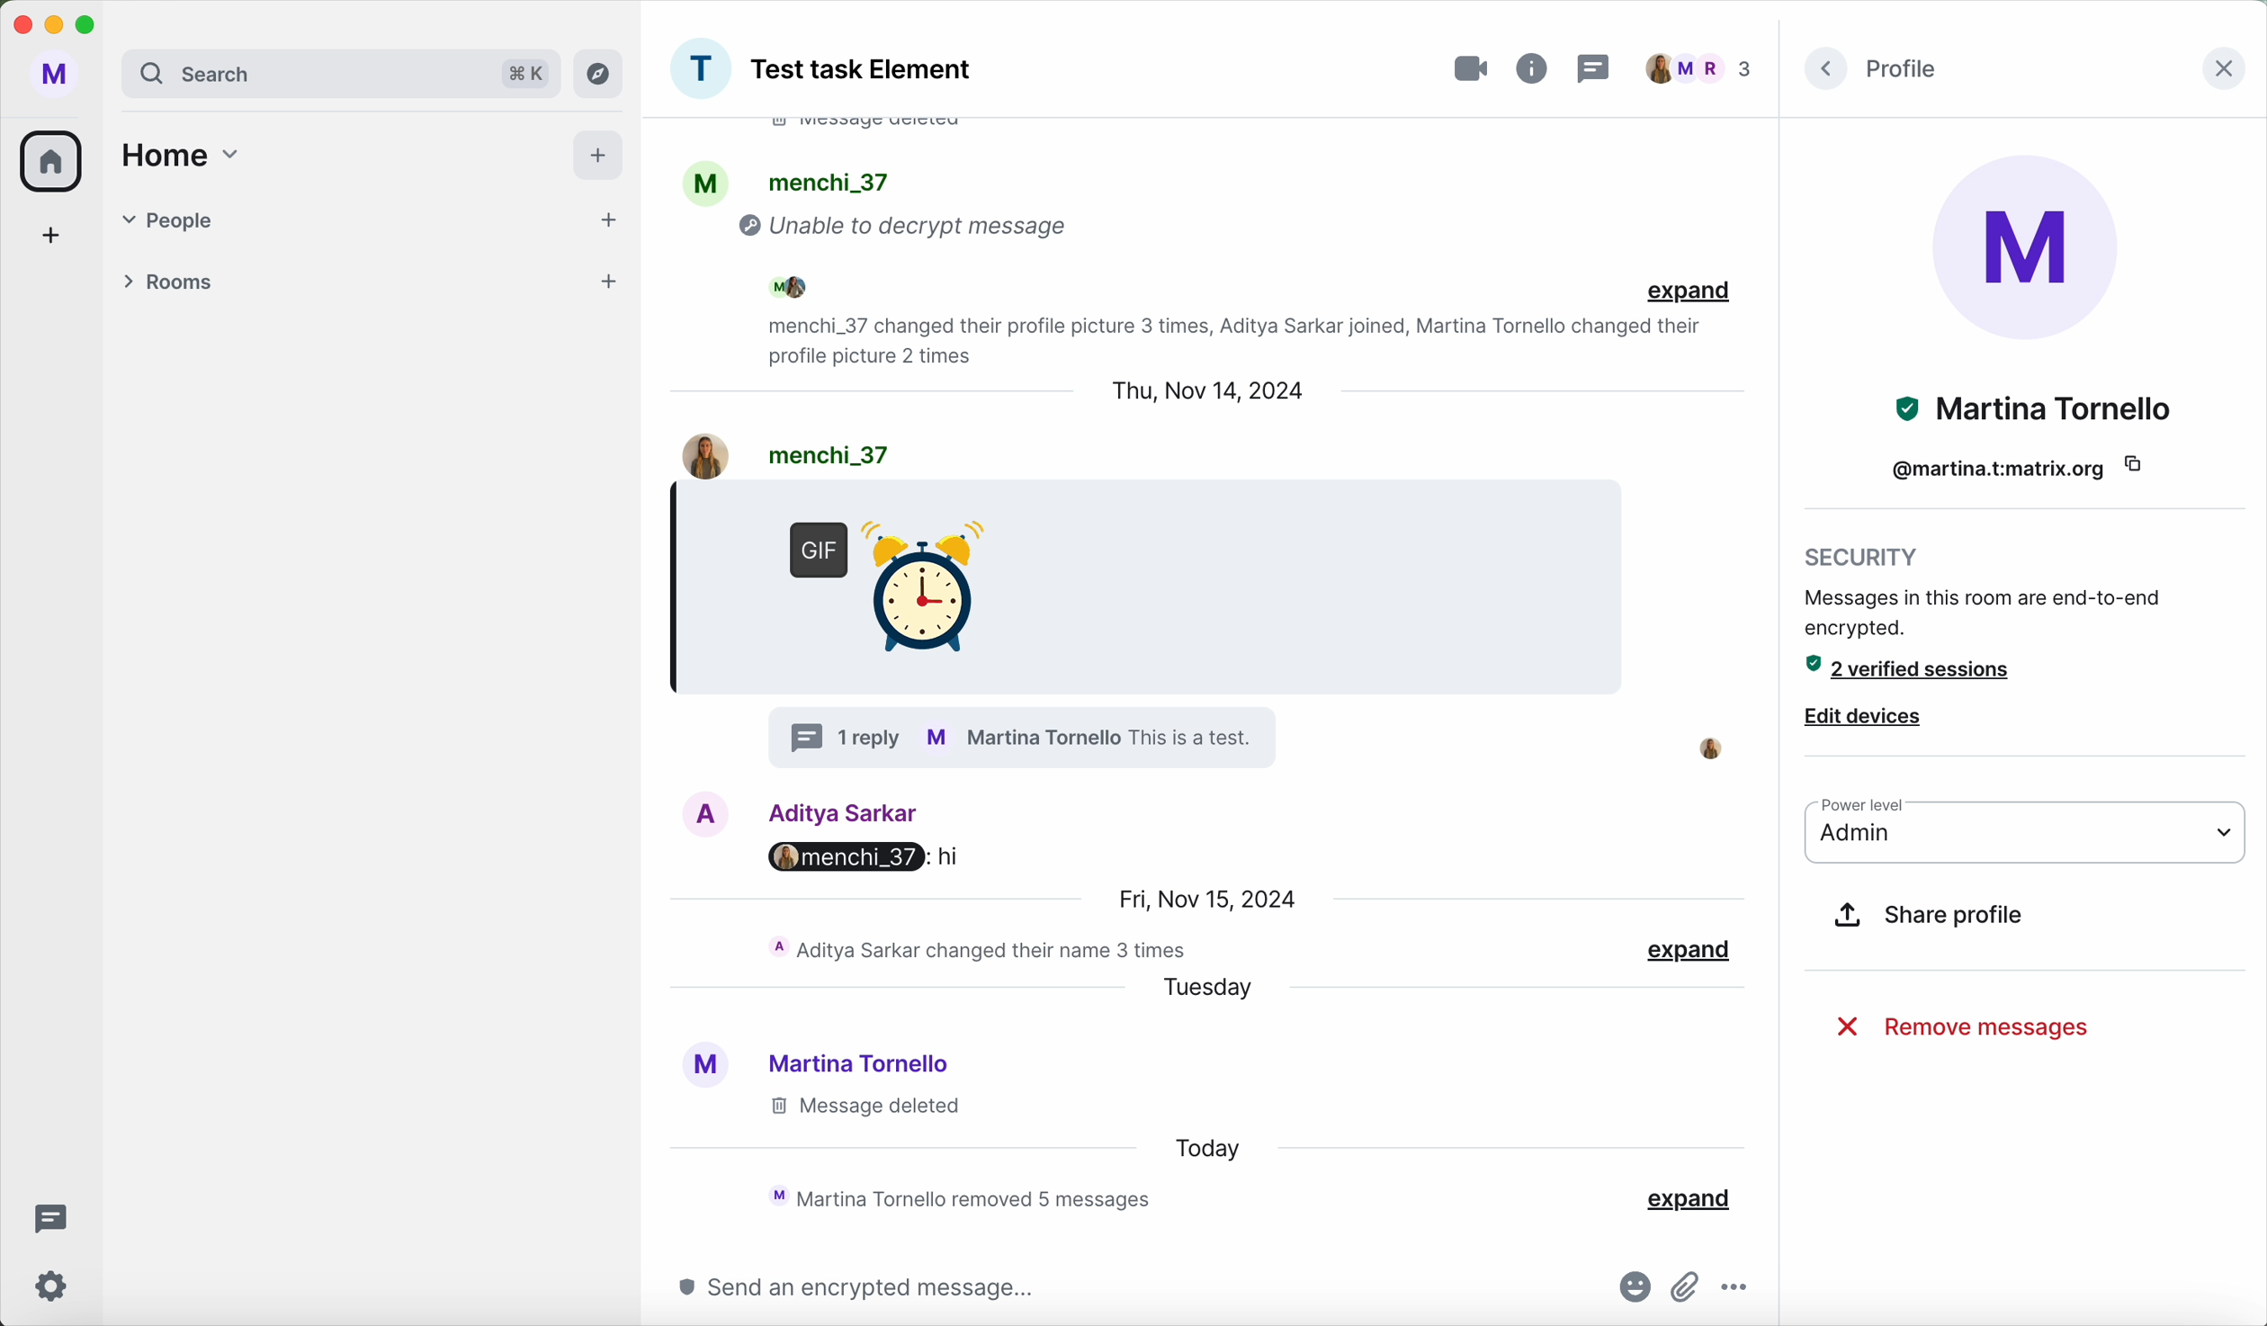 The image size is (2267, 1326). What do you see at coordinates (1686, 1197) in the screenshot?
I see `expand` at bounding box center [1686, 1197].